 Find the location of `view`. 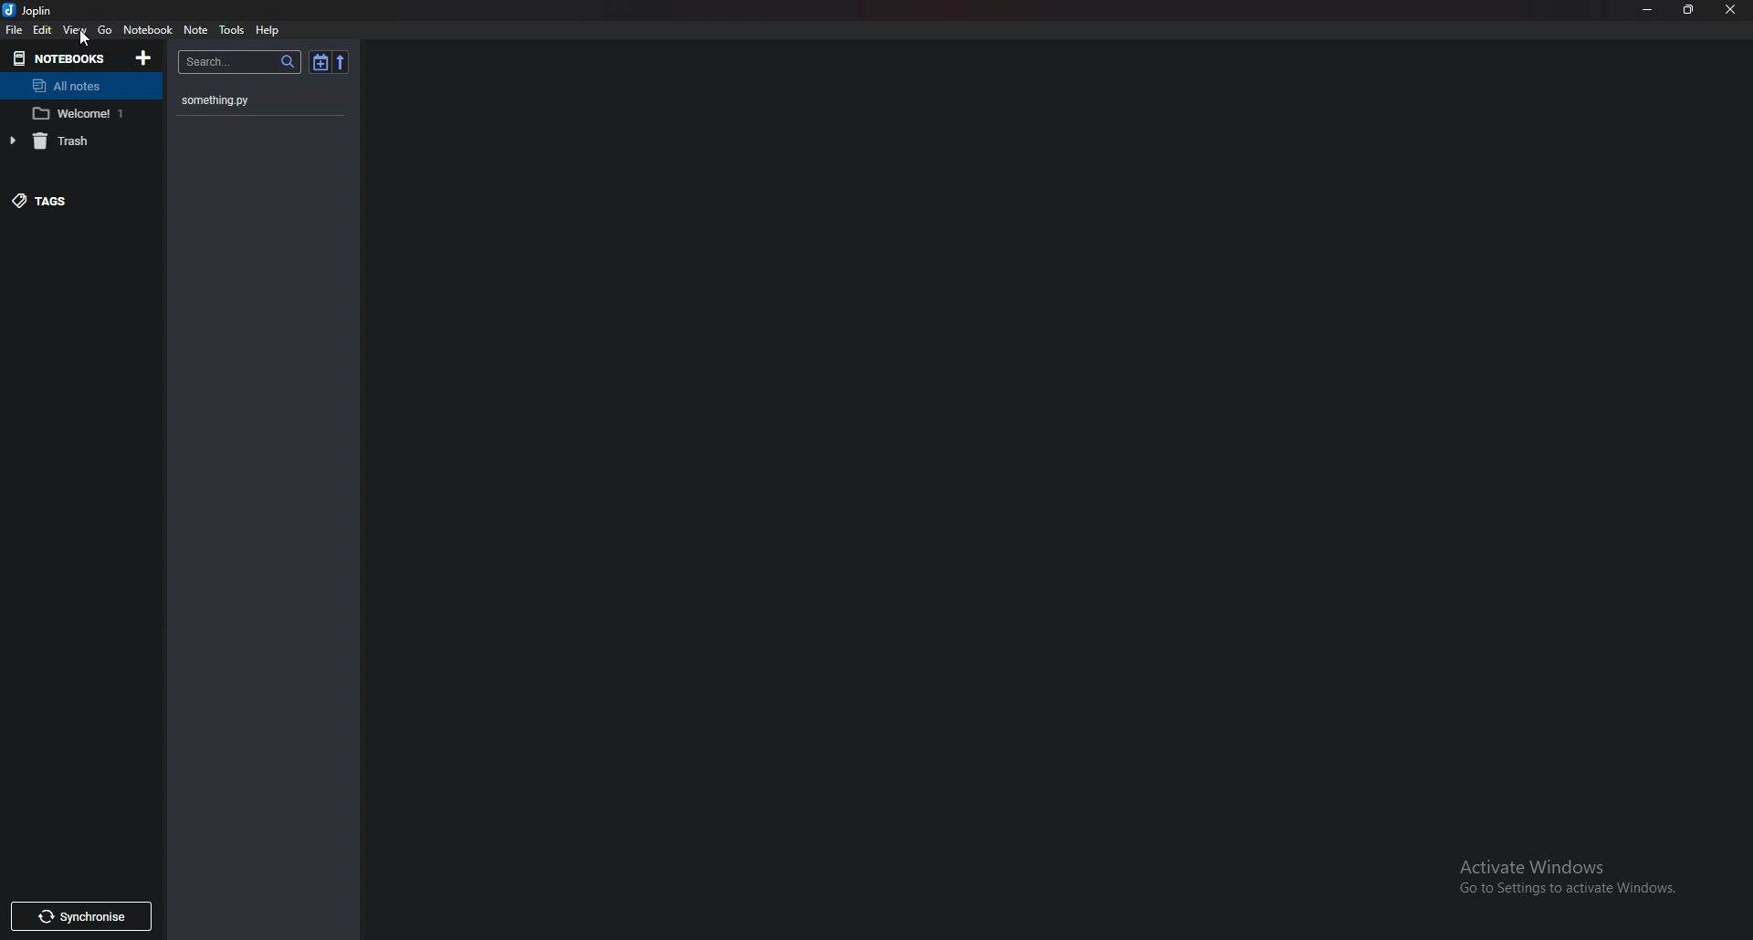

view is located at coordinates (75, 31).